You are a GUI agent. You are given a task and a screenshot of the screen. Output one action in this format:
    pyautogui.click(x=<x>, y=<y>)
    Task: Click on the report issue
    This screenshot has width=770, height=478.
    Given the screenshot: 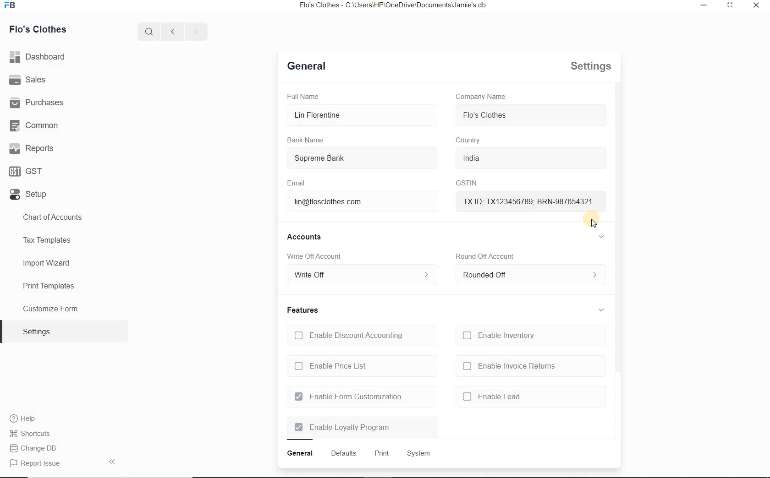 What is the action you would take?
    pyautogui.click(x=39, y=464)
    